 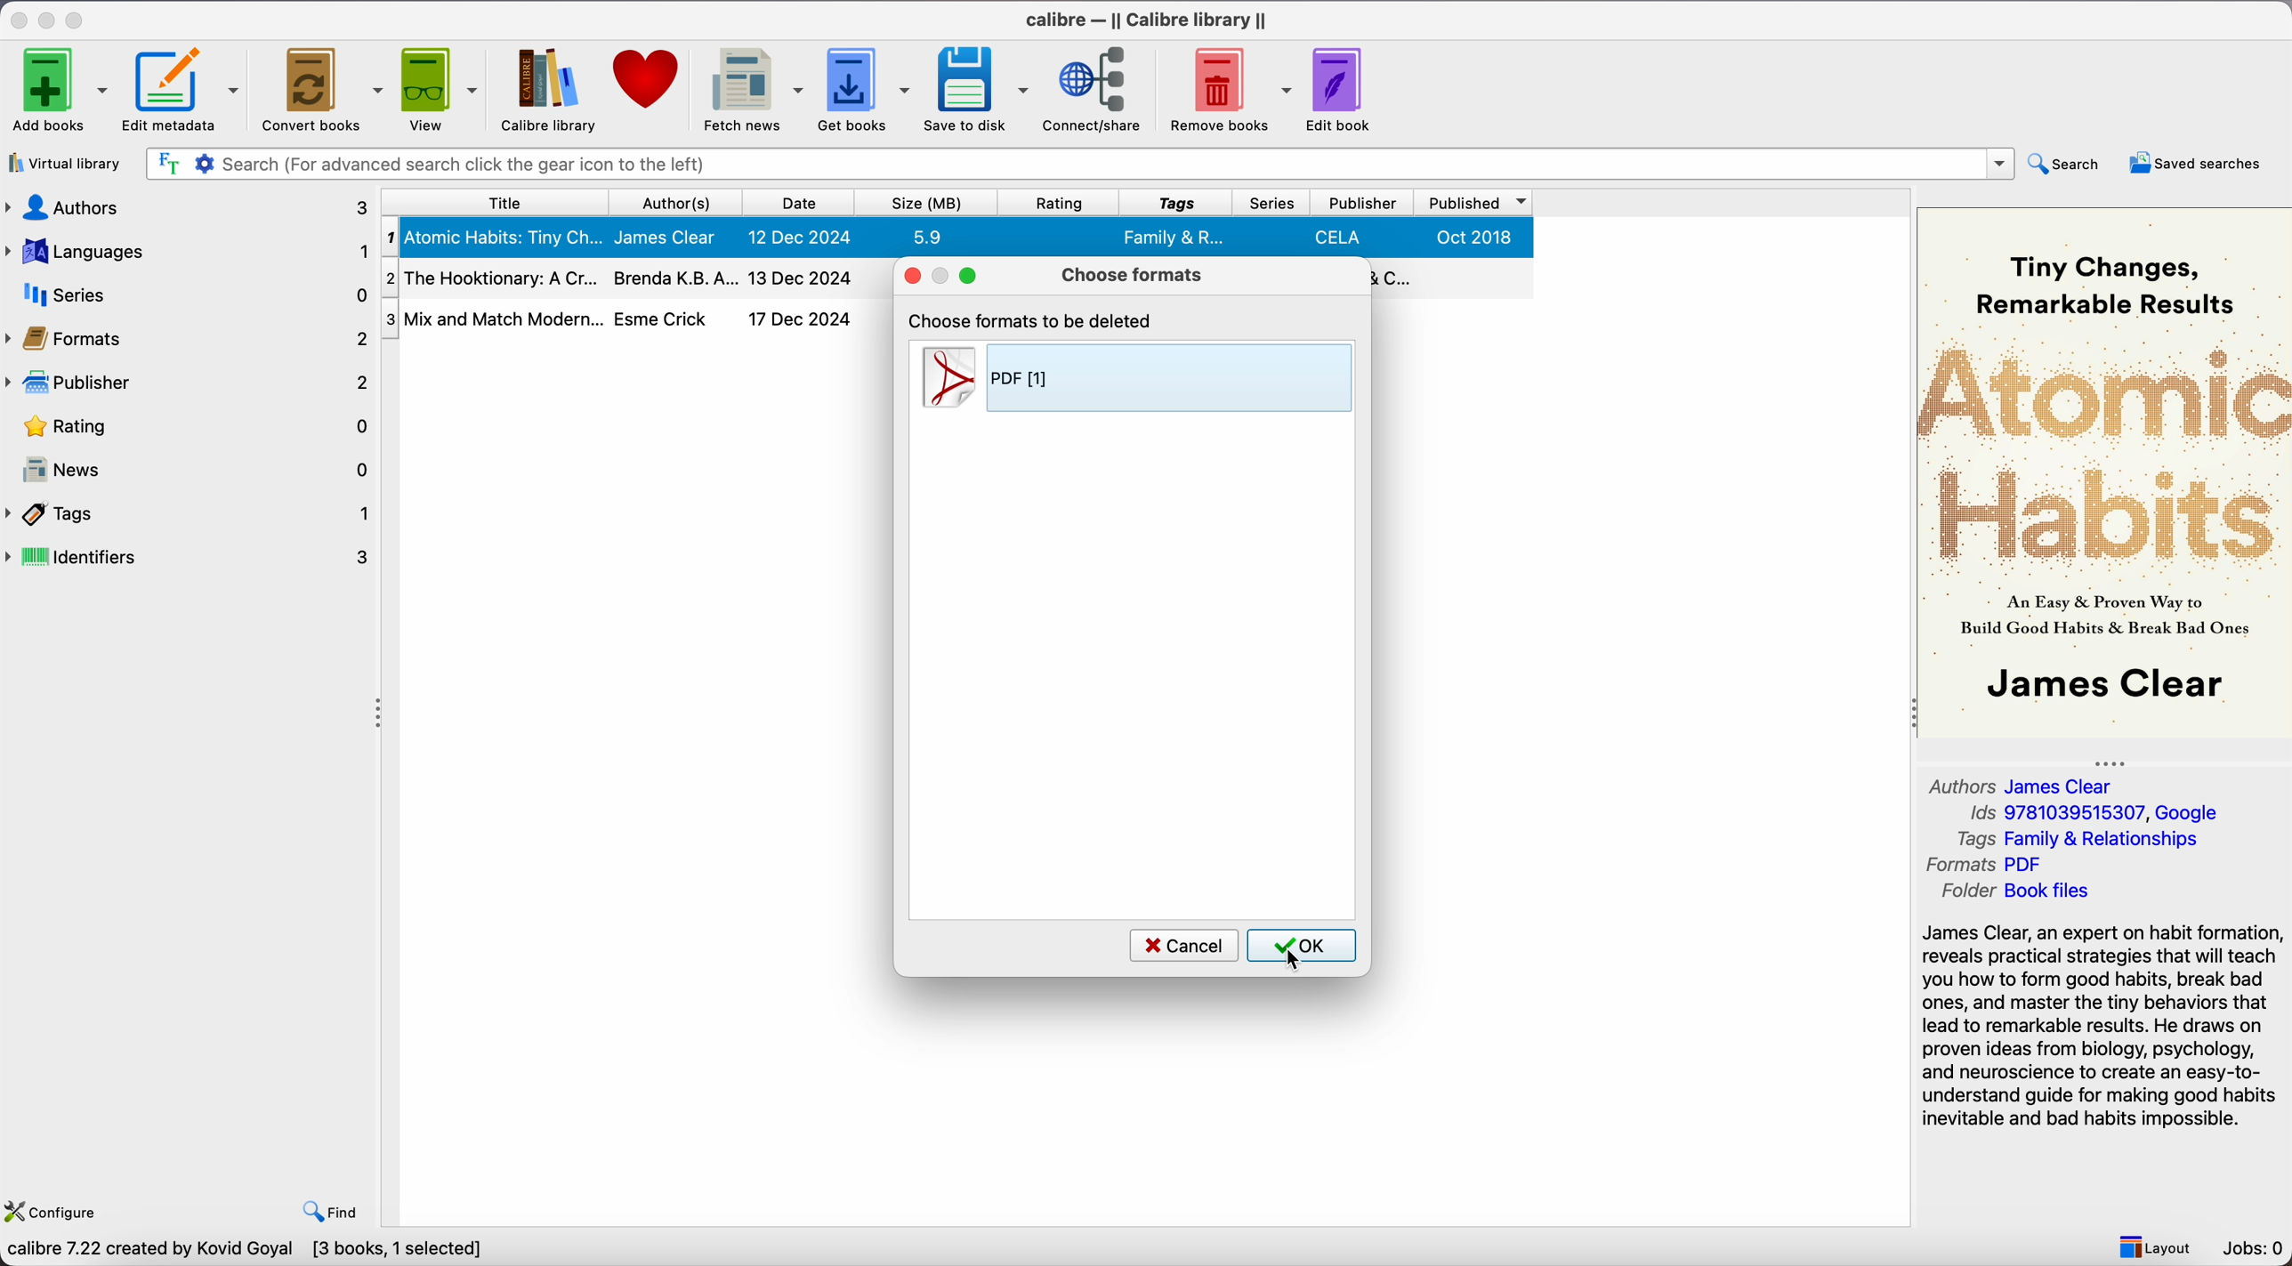 I want to click on save to disk, so click(x=980, y=89).